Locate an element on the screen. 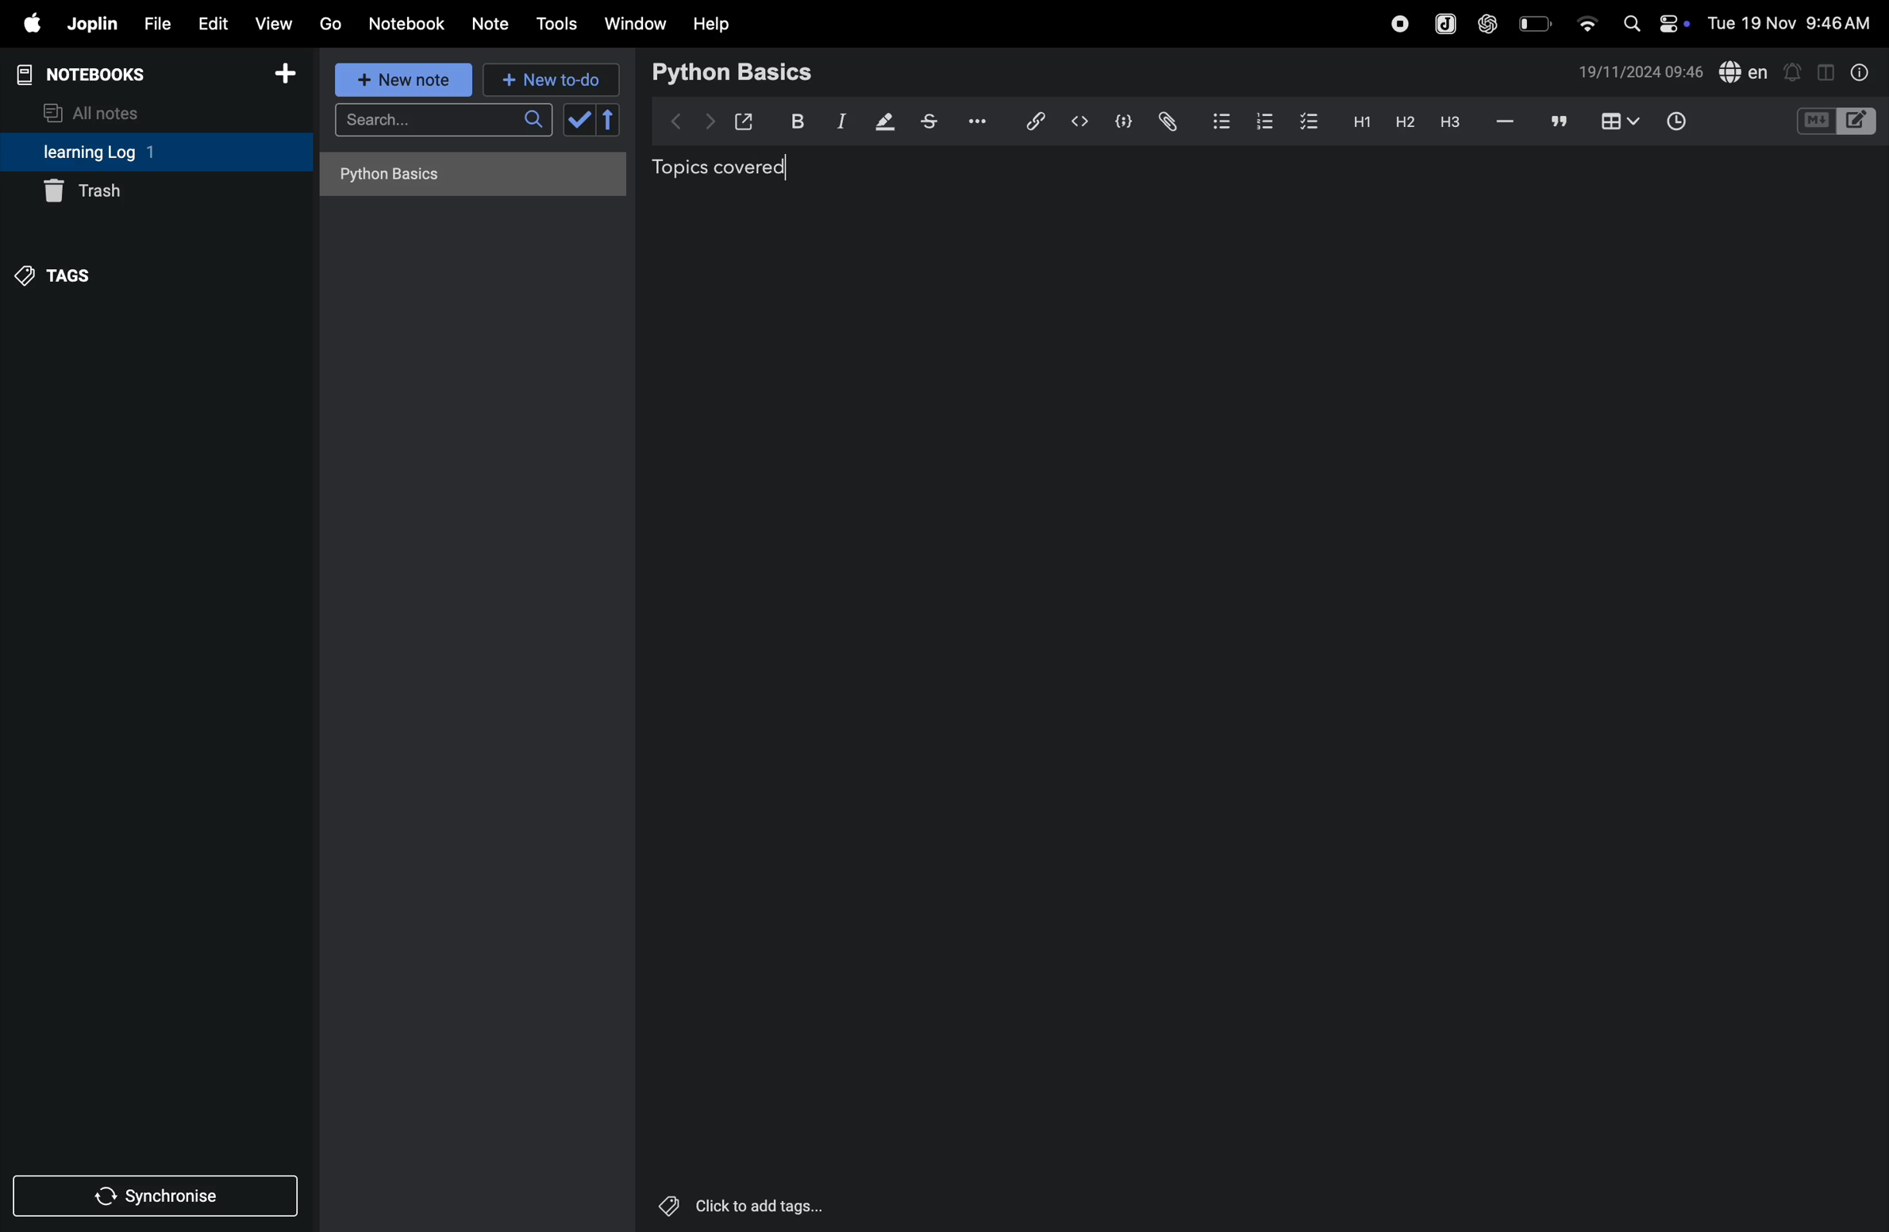 The image size is (1889, 1232). wifi is located at coordinates (1586, 18).